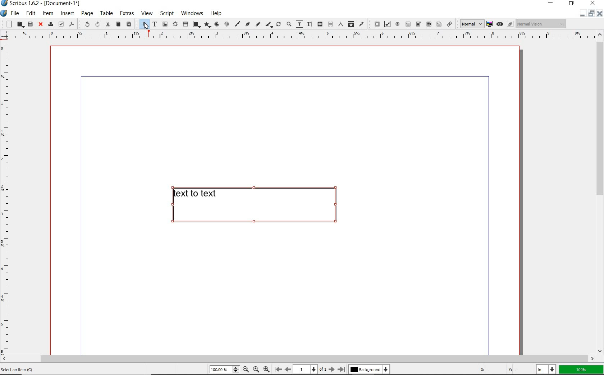 This screenshot has height=375, width=604. What do you see at coordinates (375, 24) in the screenshot?
I see `pdf push button` at bounding box center [375, 24].